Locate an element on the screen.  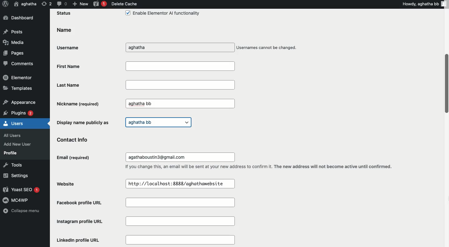
Comments is located at coordinates (19, 64).